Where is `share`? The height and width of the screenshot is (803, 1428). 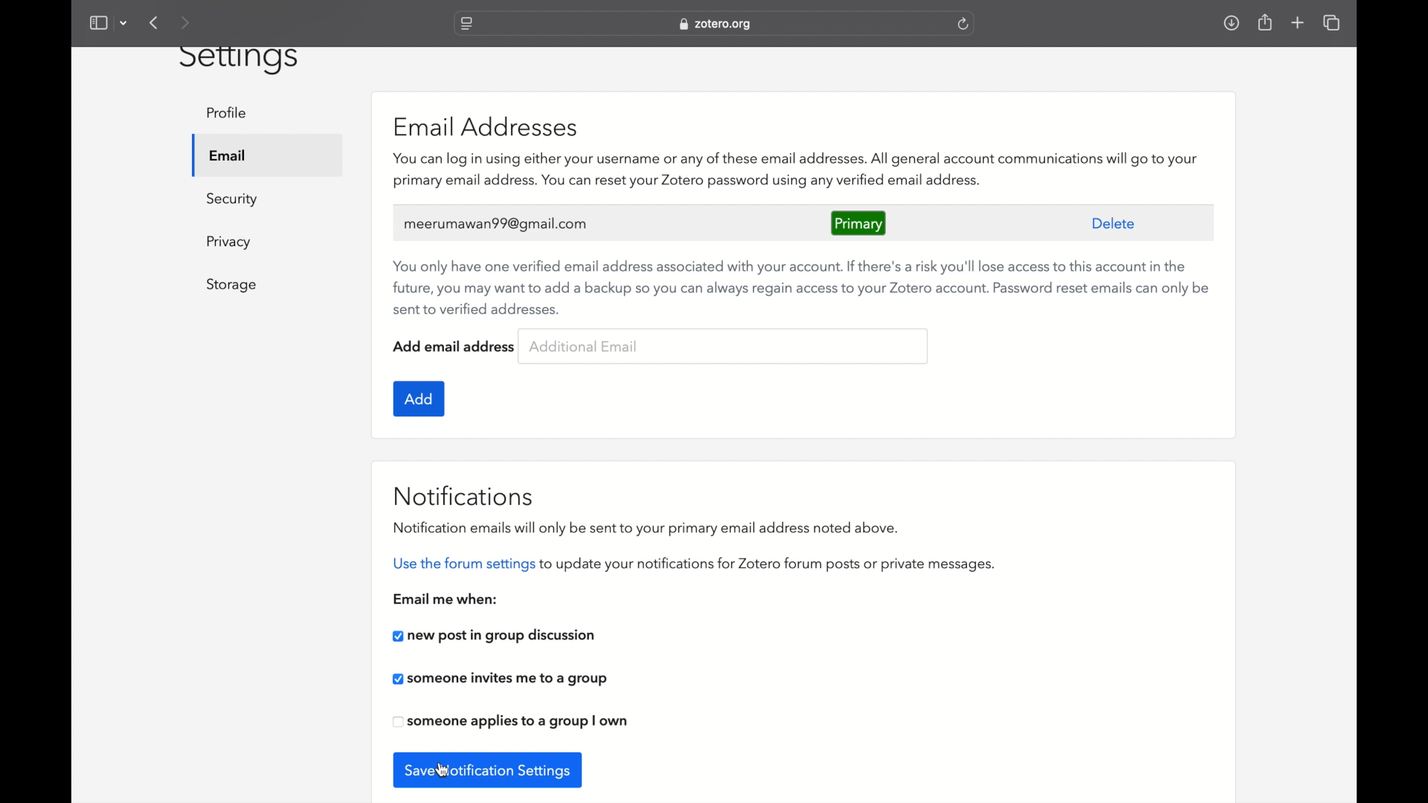 share is located at coordinates (1264, 22).